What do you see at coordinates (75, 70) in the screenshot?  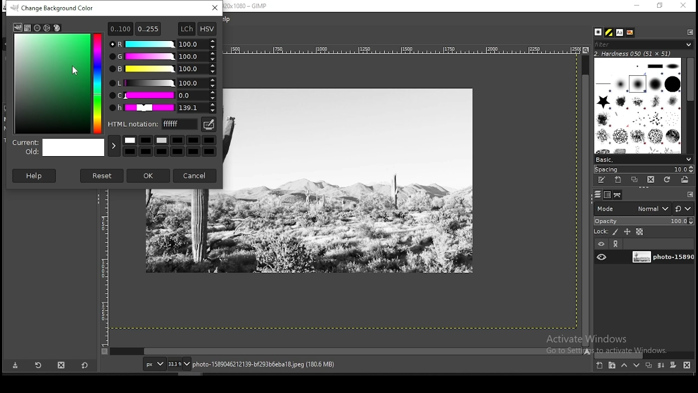 I see `mouse pointer` at bounding box center [75, 70].